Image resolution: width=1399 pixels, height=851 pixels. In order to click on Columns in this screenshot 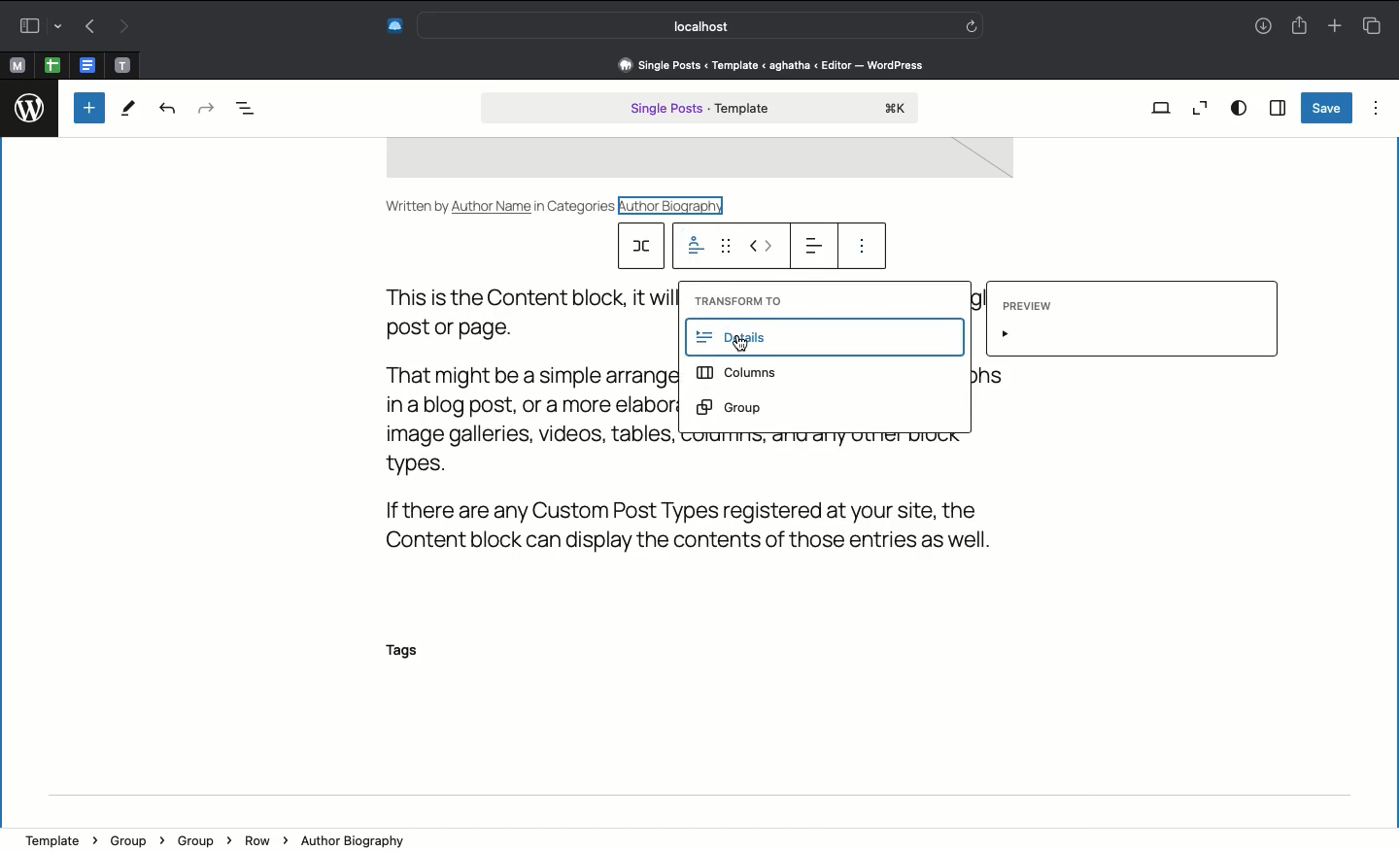, I will do `click(741, 376)`.